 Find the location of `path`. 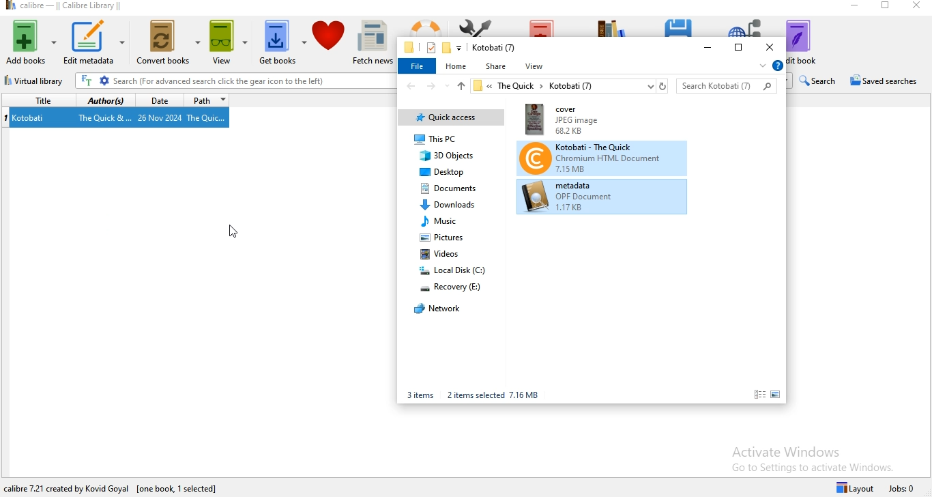

path is located at coordinates (209, 100).